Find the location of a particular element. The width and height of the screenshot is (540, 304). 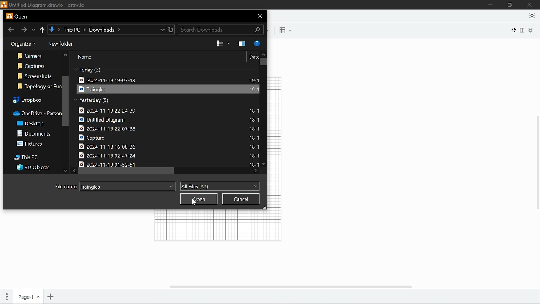

pages is located at coordinates (5, 297).